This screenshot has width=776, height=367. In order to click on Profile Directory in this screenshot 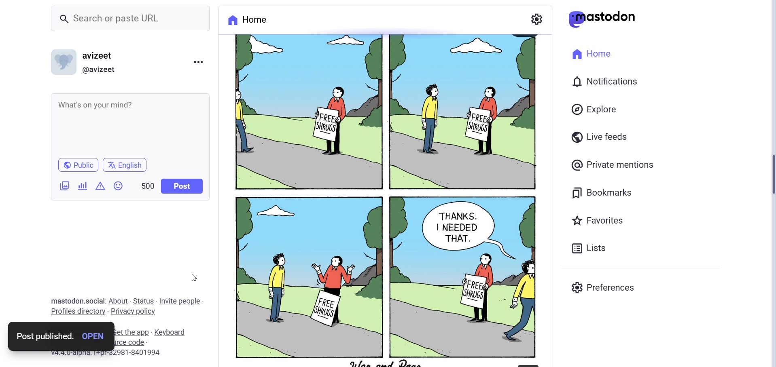, I will do `click(76, 310)`.